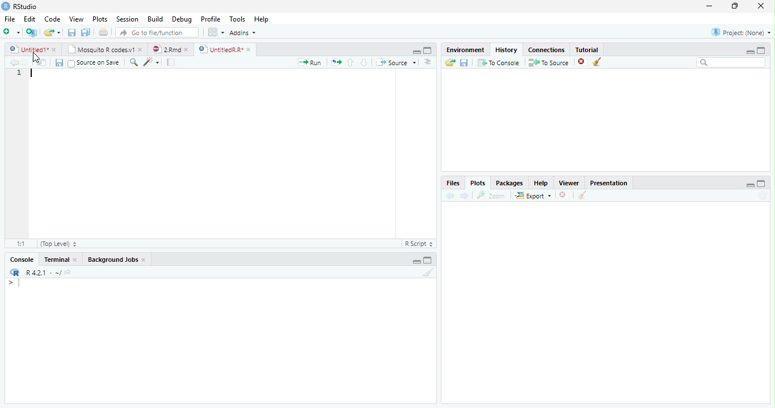 Image resolution: width=775 pixels, height=408 pixels. Describe the element at coordinates (597, 62) in the screenshot. I see `Clear all history entries` at that location.